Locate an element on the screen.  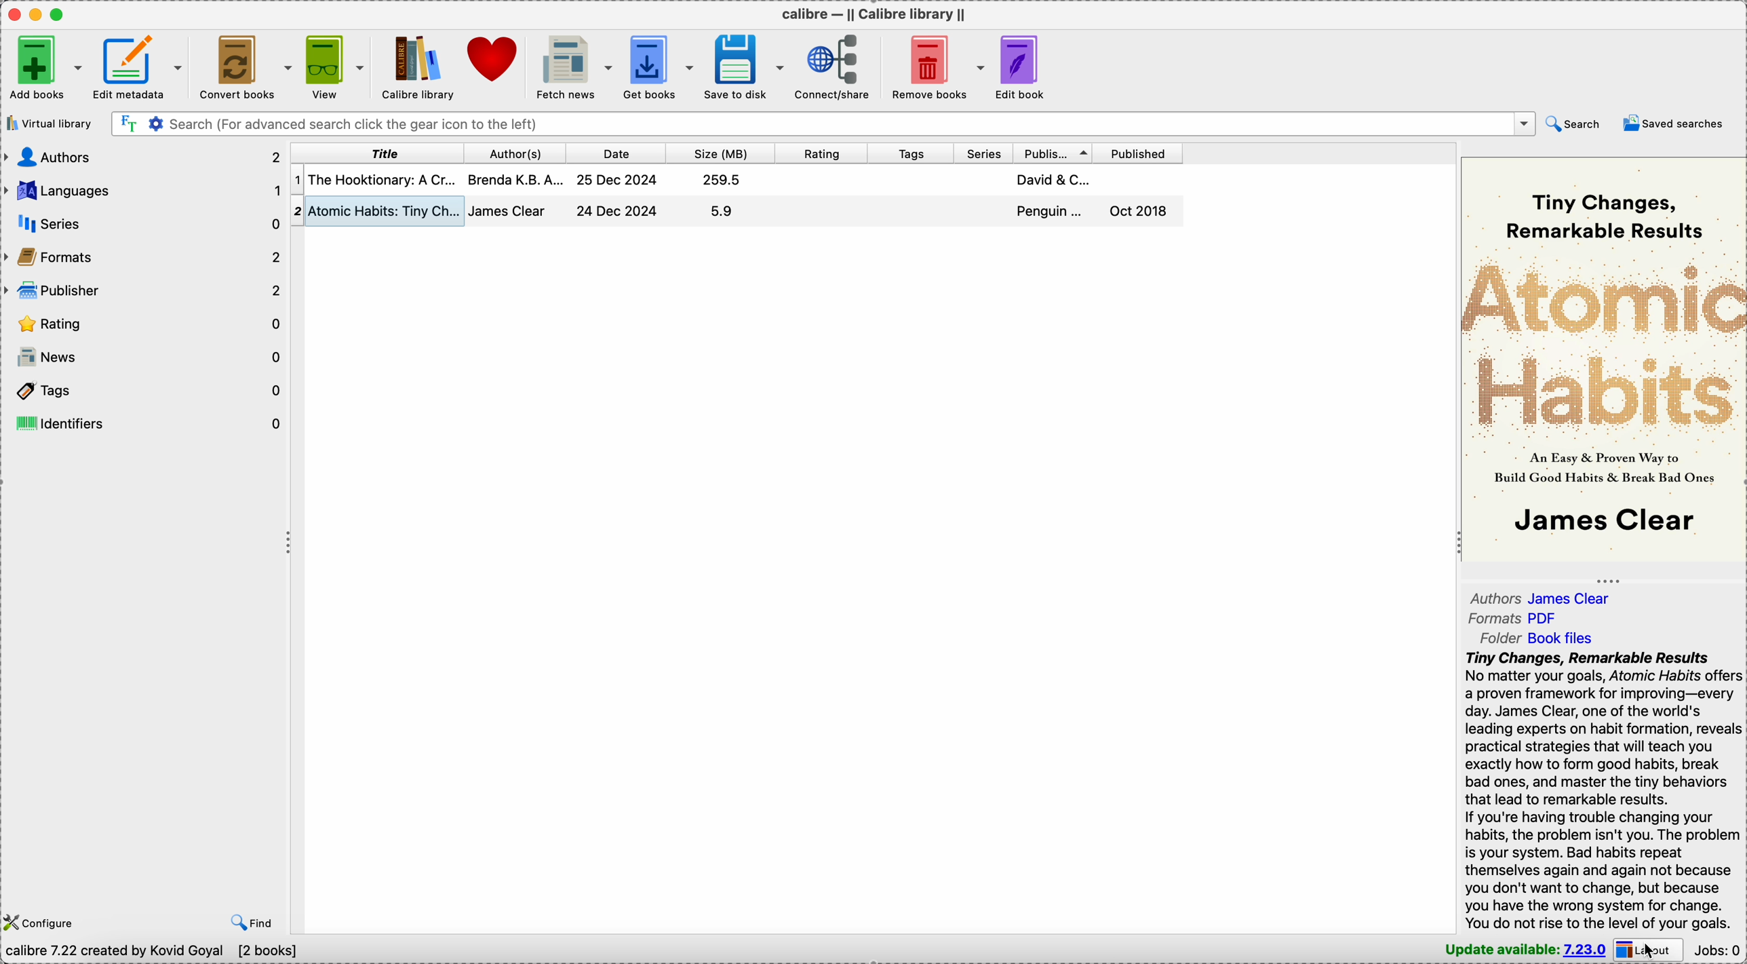
saved searches is located at coordinates (1679, 124).